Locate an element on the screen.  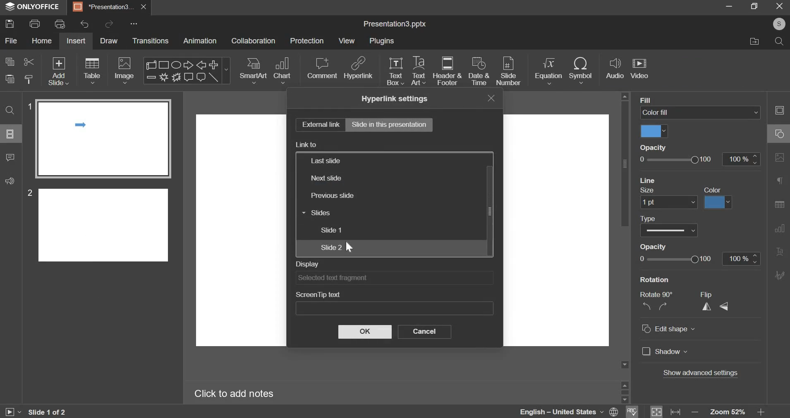
rounded rectangular callout is located at coordinates (201, 78).